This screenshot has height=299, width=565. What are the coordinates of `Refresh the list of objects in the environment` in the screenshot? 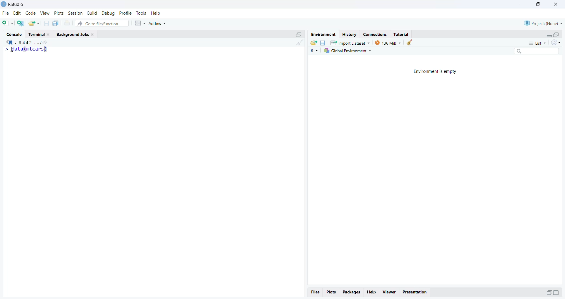 It's located at (556, 43).